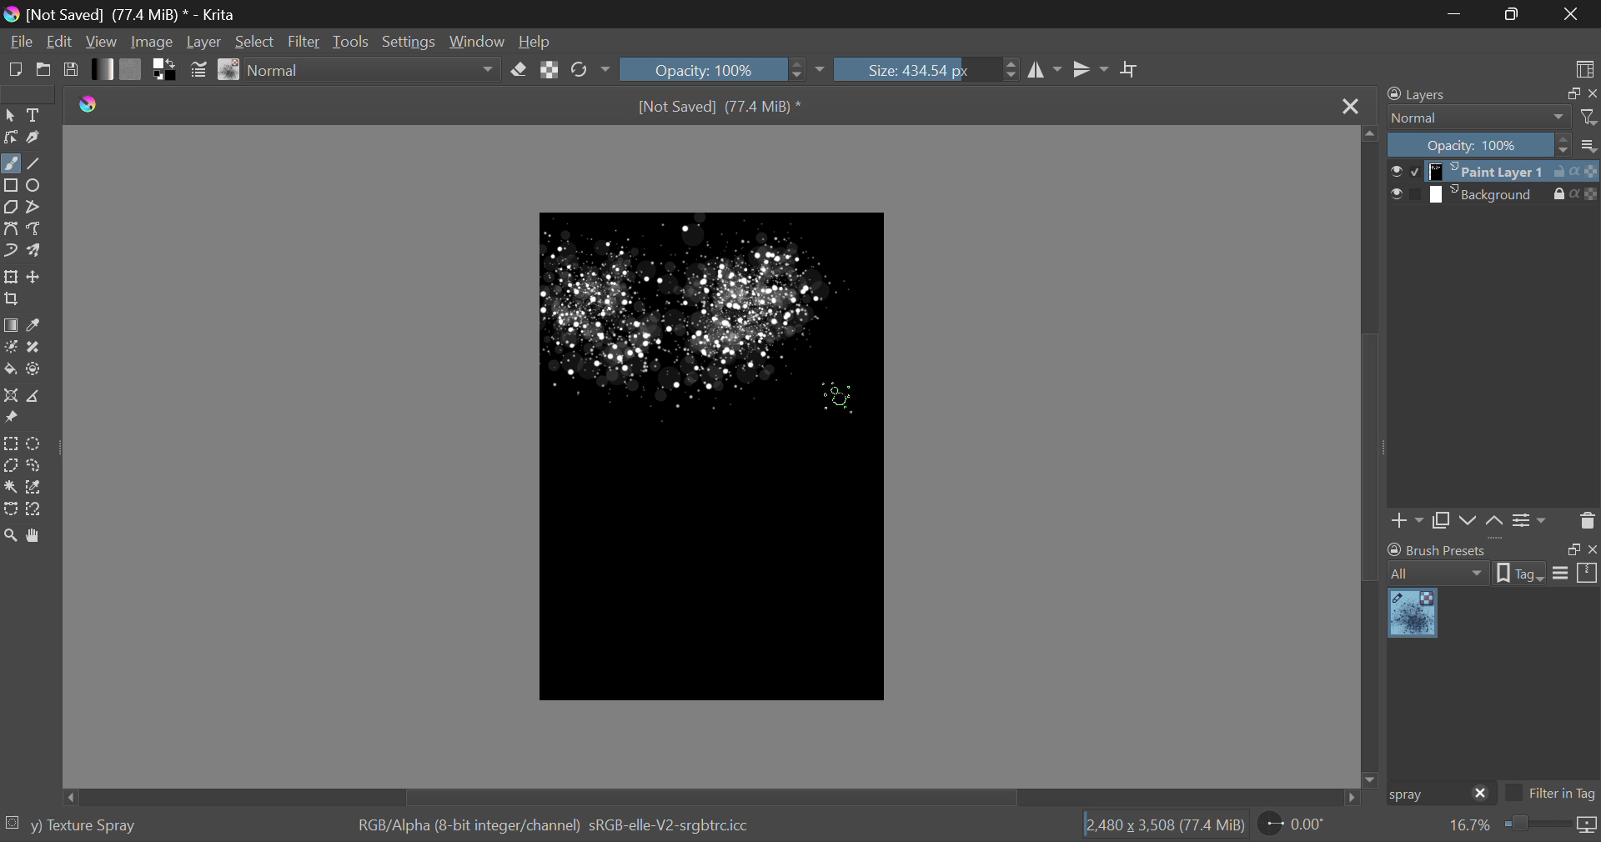 The image size is (1601, 842). I want to click on brush presets , so click(1438, 549).